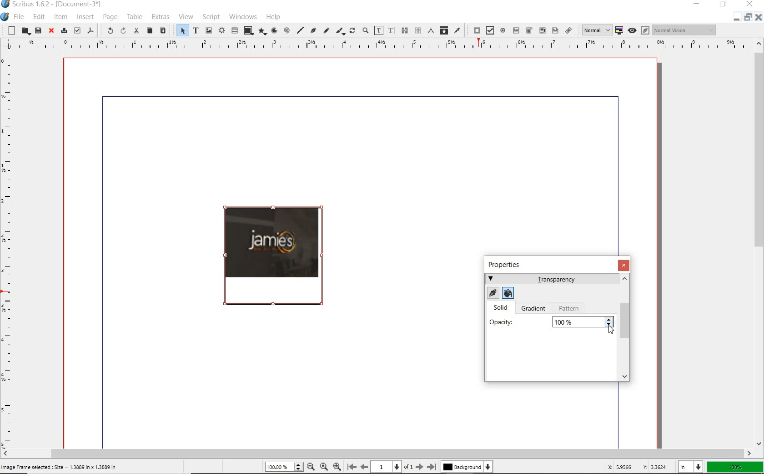 Image resolution: width=764 pixels, height=474 pixels. Describe the element at coordinates (508, 292) in the screenshot. I see `EDIT FILL COLOR PROPERTIES` at that location.